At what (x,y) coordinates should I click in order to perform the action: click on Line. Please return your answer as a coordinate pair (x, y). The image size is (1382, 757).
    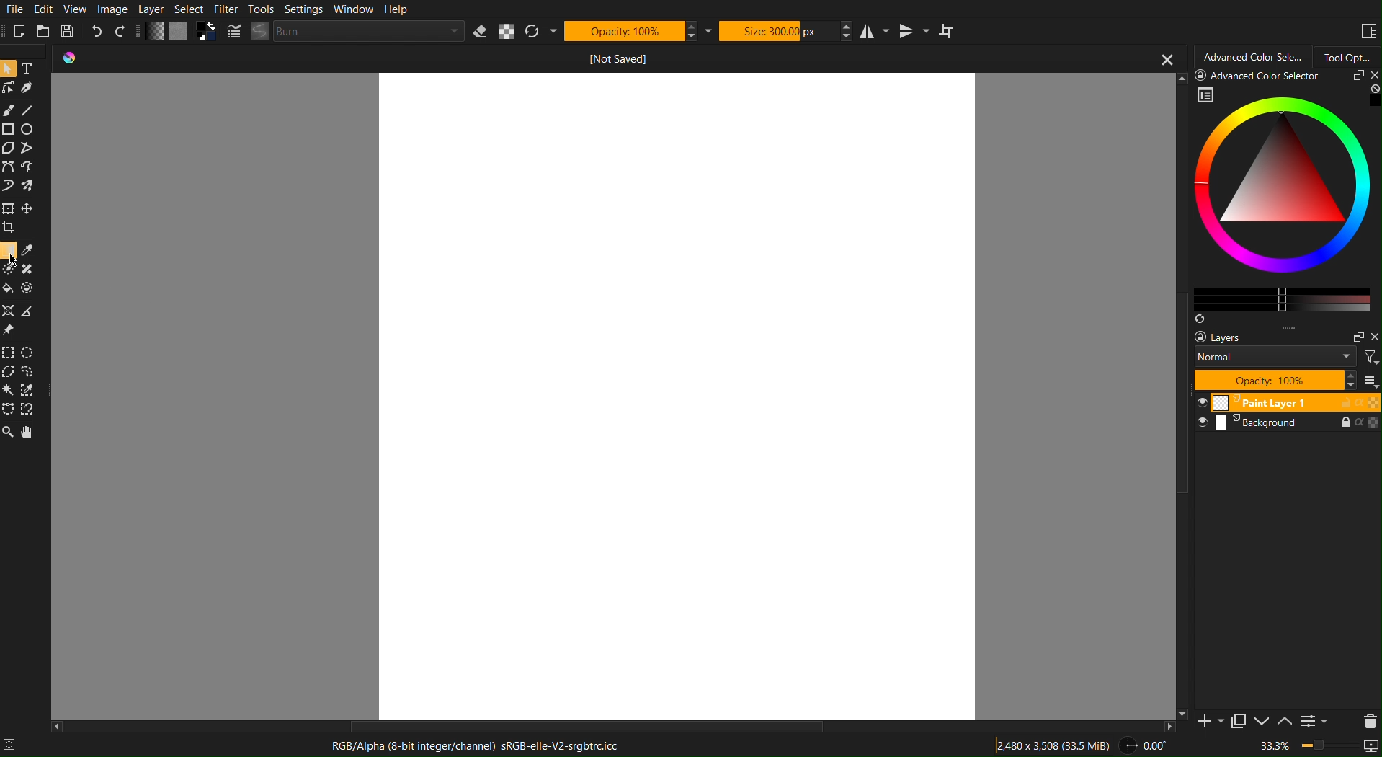
    Looking at the image, I should click on (28, 110).